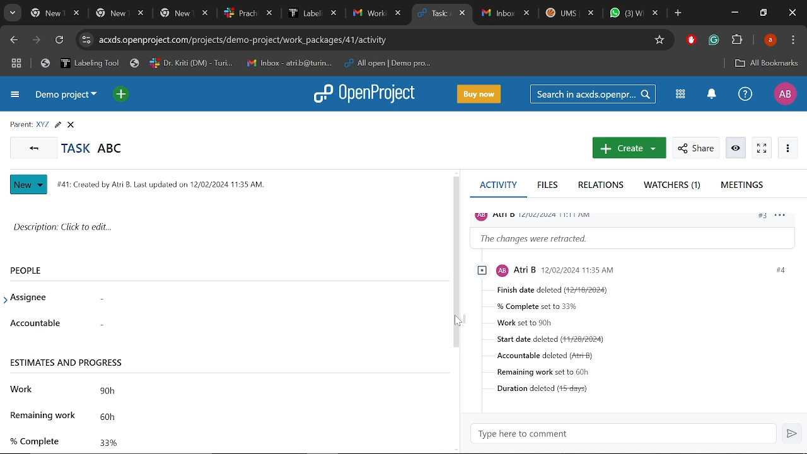  Describe the element at coordinates (69, 363) in the screenshot. I see `estimates and progress` at that location.